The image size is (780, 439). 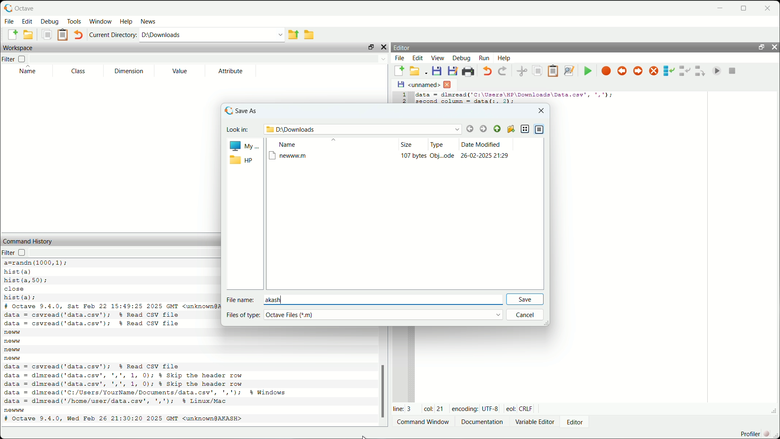 I want to click on value, so click(x=179, y=72).